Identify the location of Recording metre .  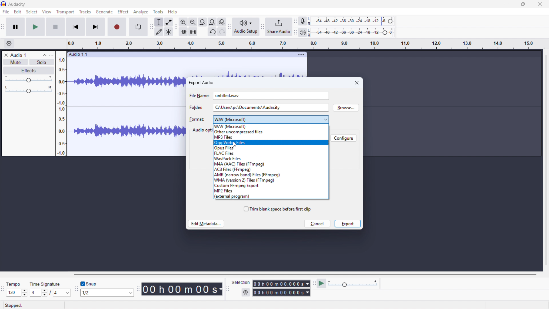
(302, 21).